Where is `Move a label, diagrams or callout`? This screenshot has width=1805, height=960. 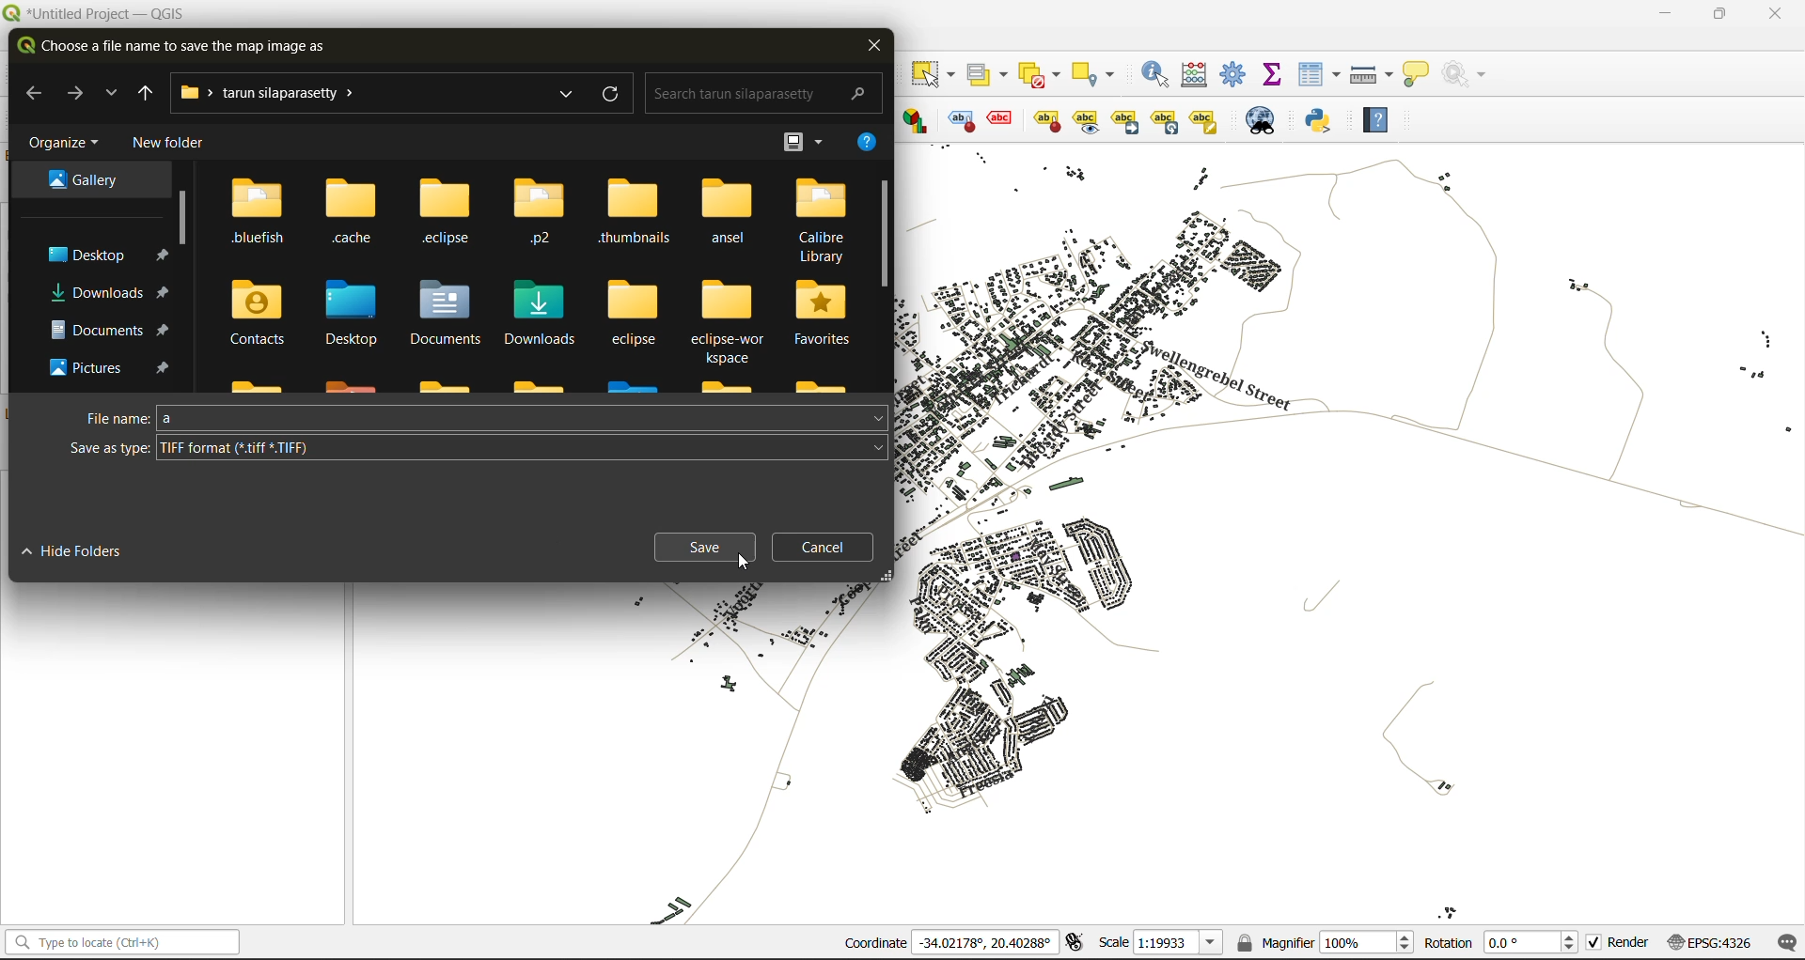 Move a label, diagrams or callout is located at coordinates (1126, 120).